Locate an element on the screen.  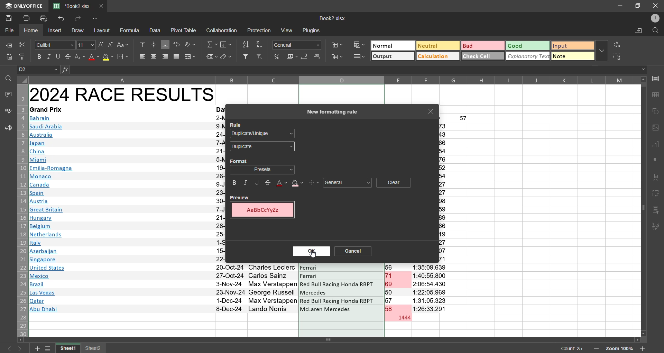
car name is located at coordinates (341, 288).